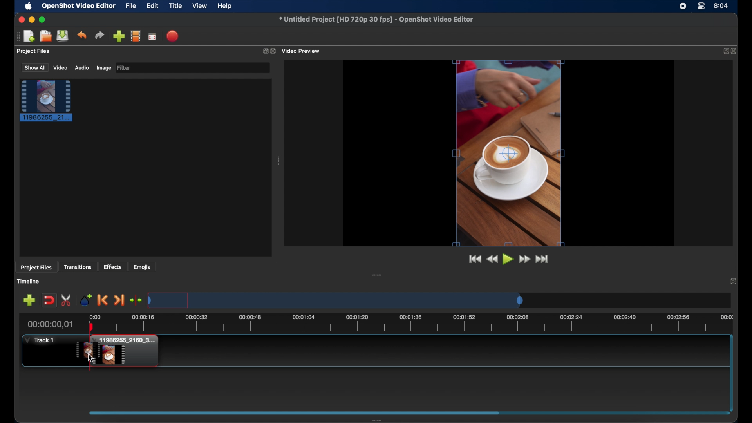 The height and width of the screenshot is (423, 752). What do you see at coordinates (542, 259) in the screenshot?
I see `jump to end` at bounding box center [542, 259].